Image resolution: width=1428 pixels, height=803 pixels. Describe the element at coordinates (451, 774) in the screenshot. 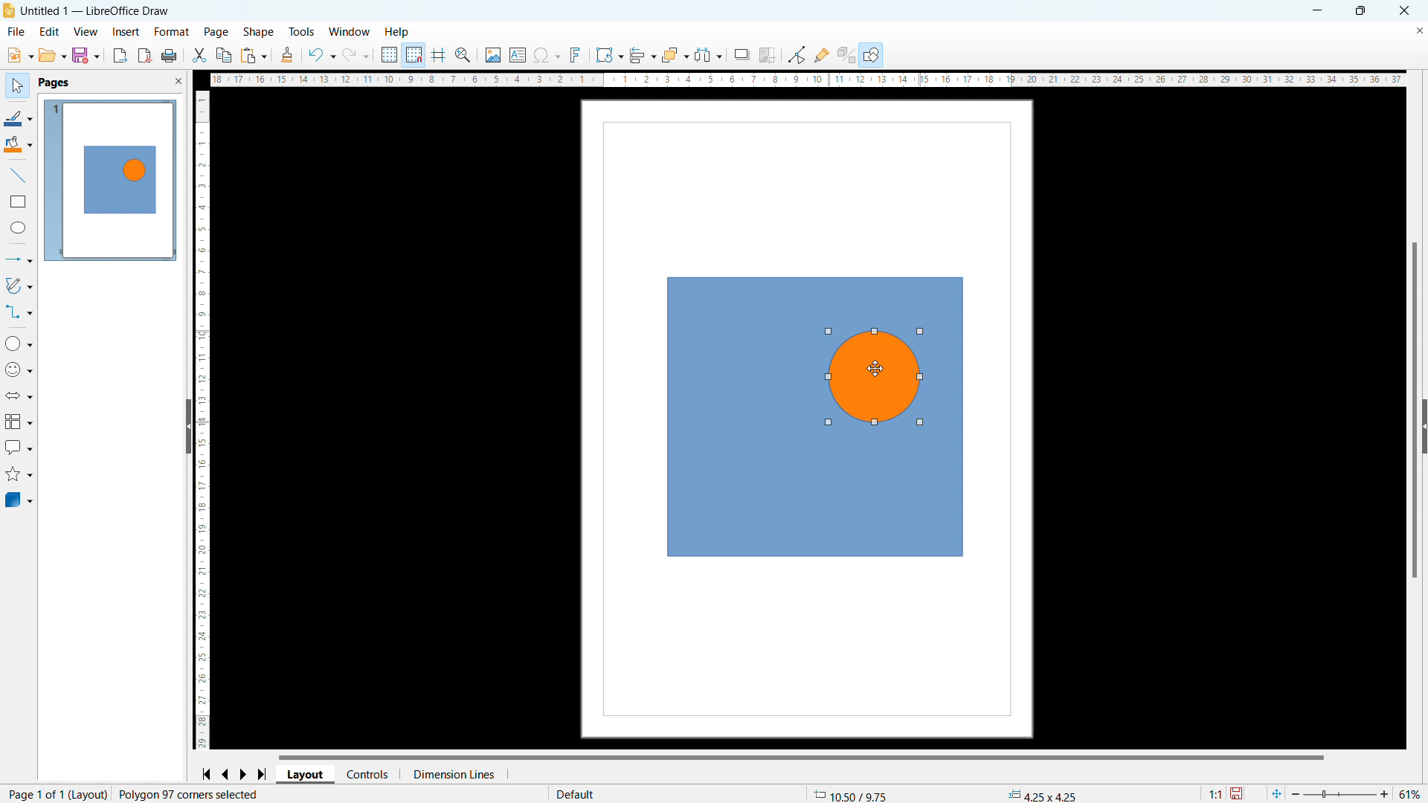

I see `dimension lines` at that location.